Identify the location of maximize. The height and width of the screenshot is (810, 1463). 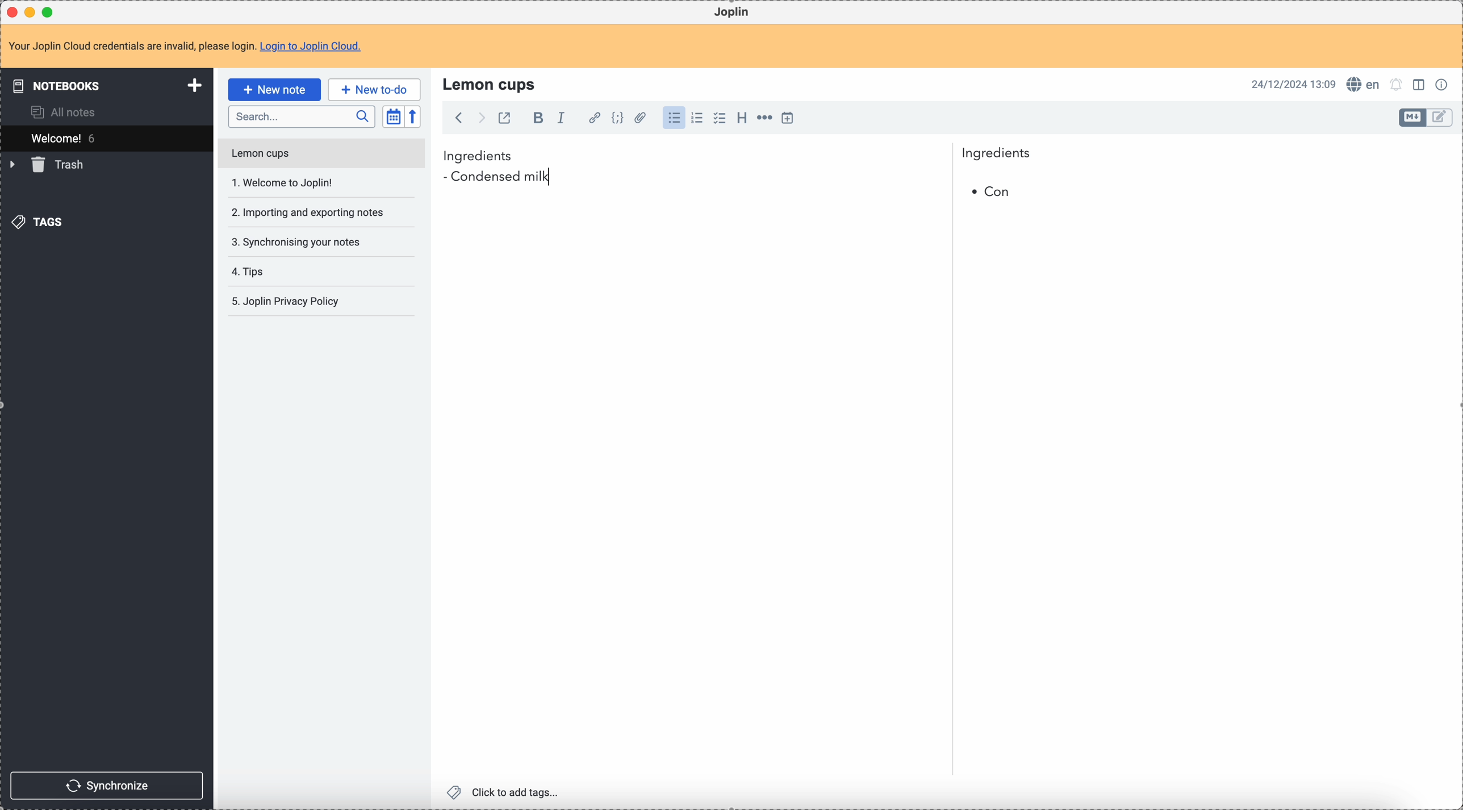
(51, 11).